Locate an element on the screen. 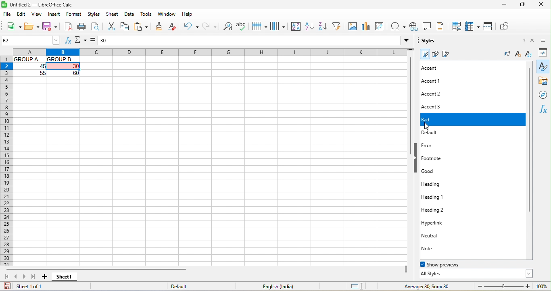 This screenshot has height=291, width=551. hide is located at coordinates (417, 158).